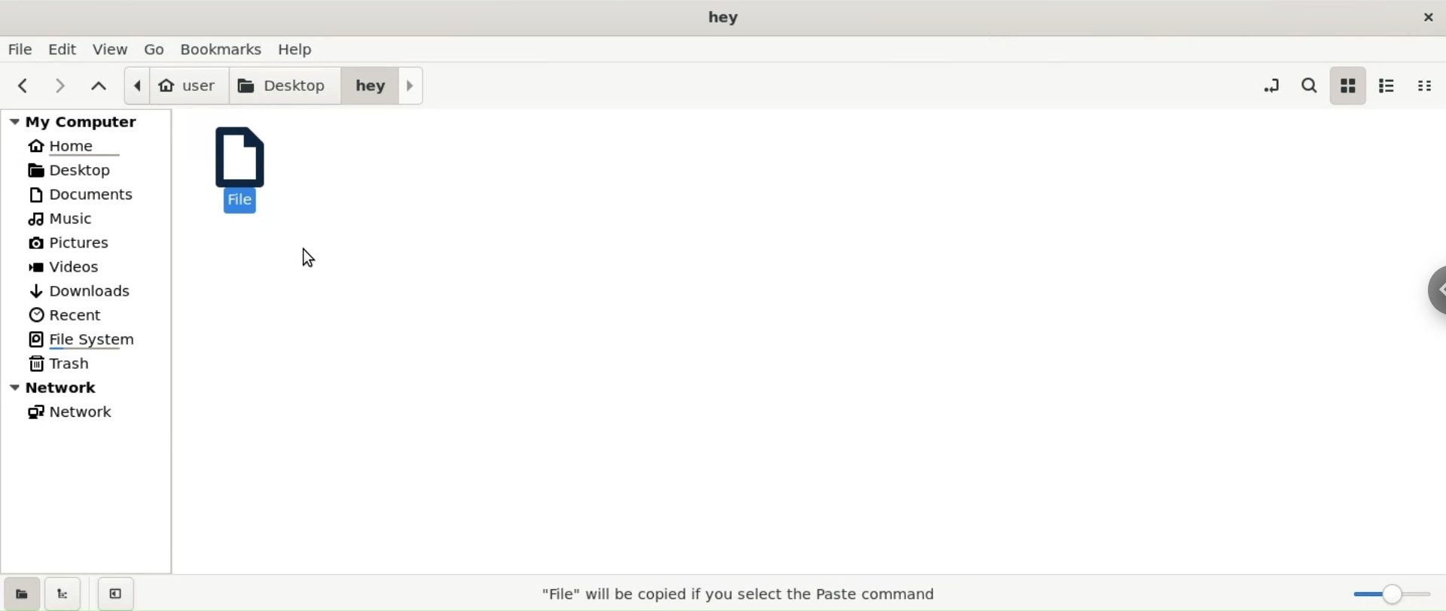 This screenshot has height=611, width=1446. Describe the element at coordinates (86, 172) in the screenshot. I see `desktop` at that location.